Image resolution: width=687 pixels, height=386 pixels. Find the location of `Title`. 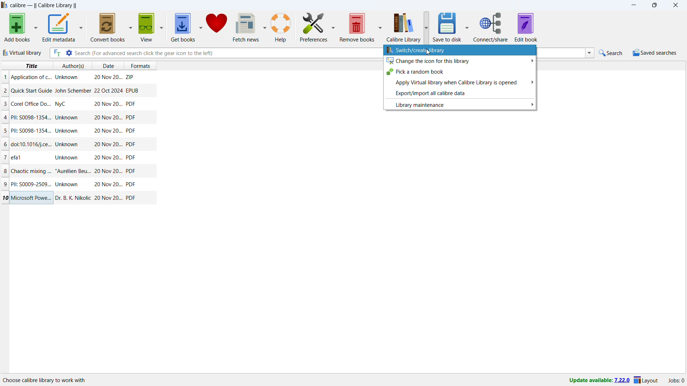

Title is located at coordinates (31, 117).